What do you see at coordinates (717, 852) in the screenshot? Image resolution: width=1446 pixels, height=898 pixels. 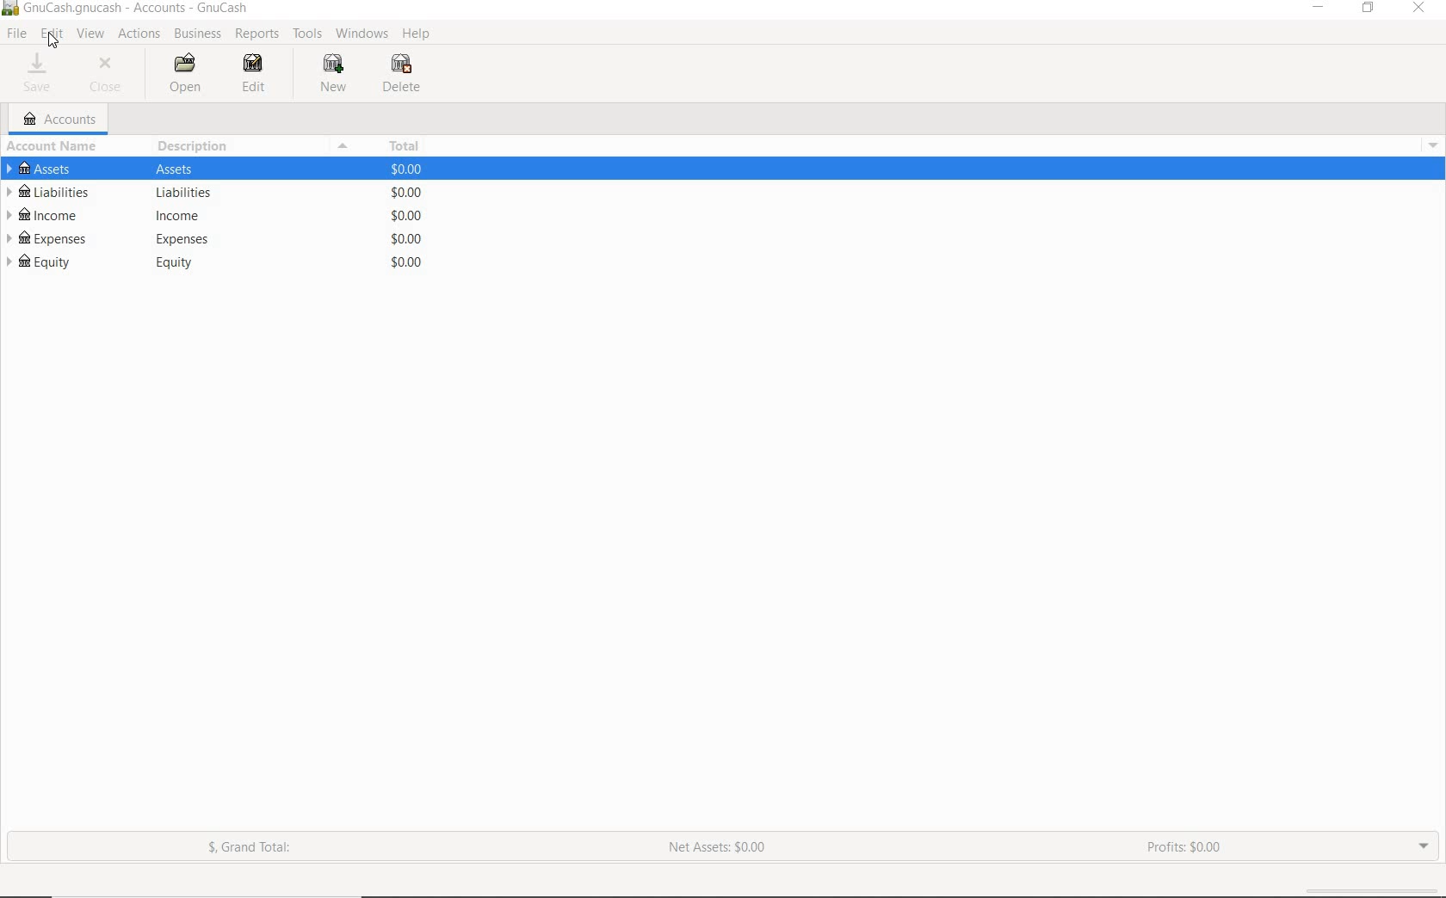 I see `NET ASSETS` at bounding box center [717, 852].